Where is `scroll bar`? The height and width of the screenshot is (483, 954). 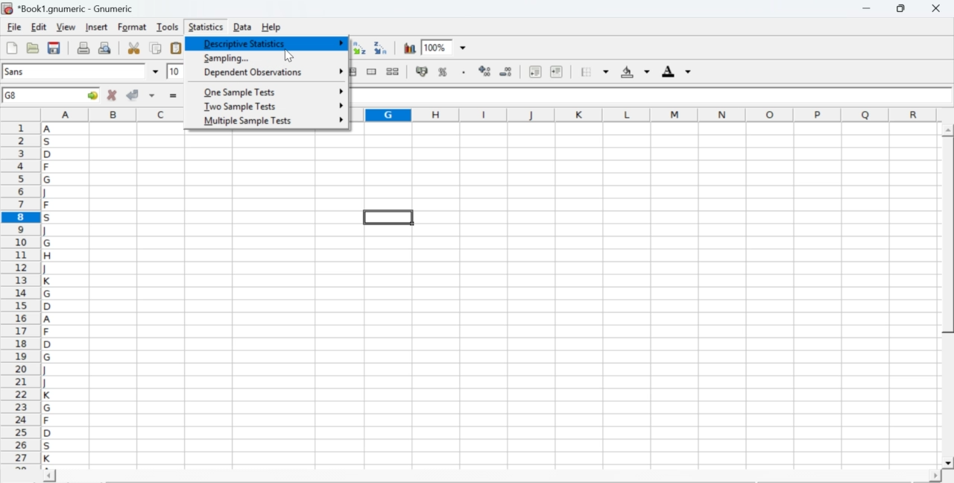
scroll bar is located at coordinates (492, 477).